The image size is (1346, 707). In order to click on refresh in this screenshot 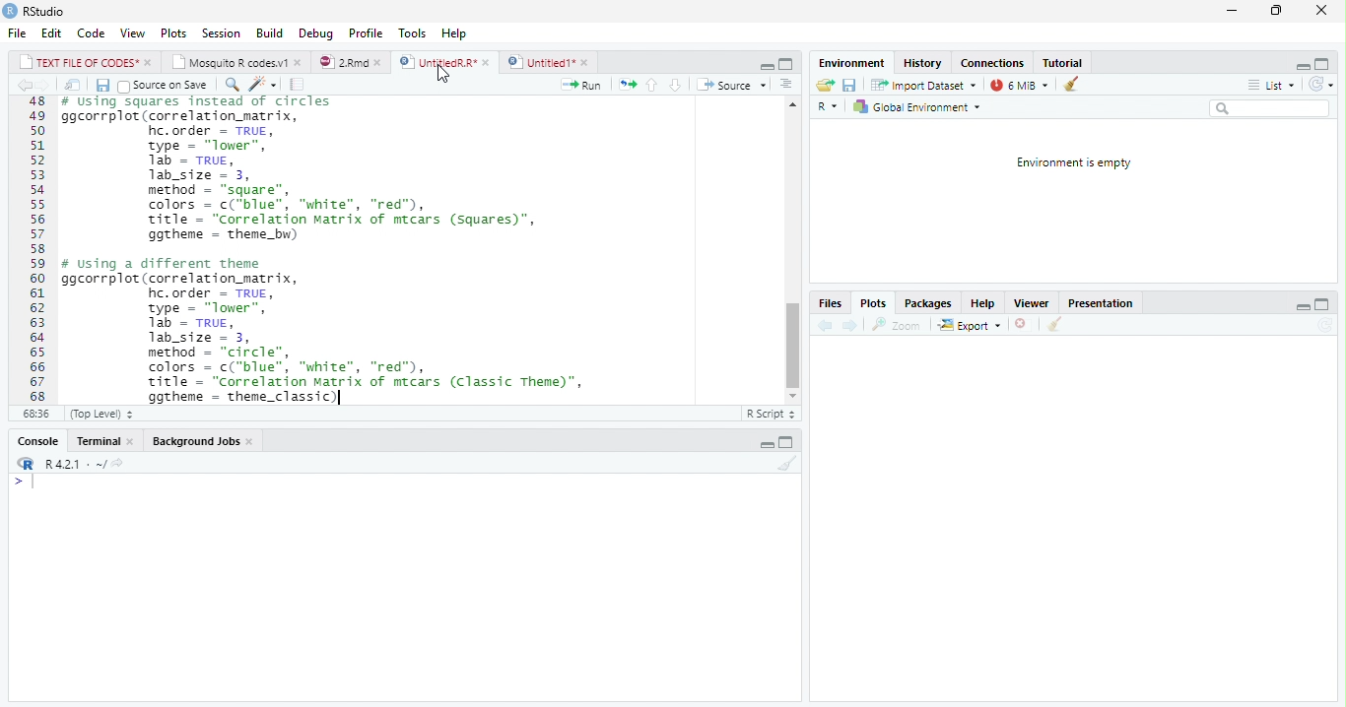, I will do `click(1327, 86)`.